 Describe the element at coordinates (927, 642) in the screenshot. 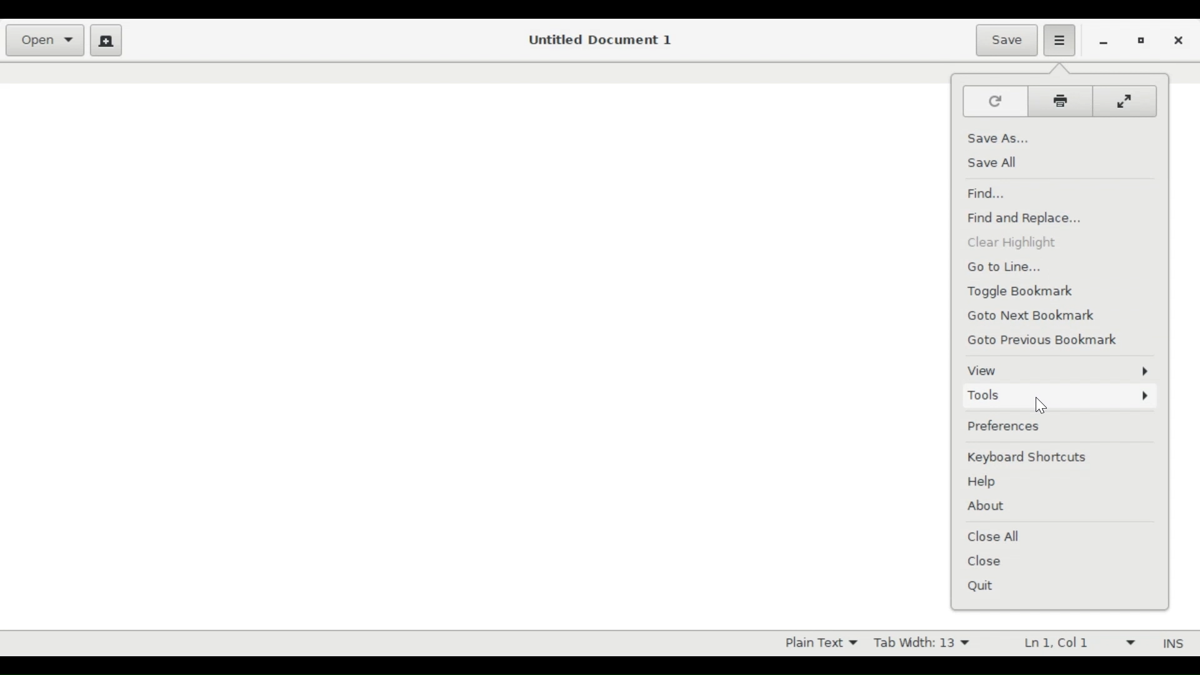

I see `Tab Width 13` at that location.